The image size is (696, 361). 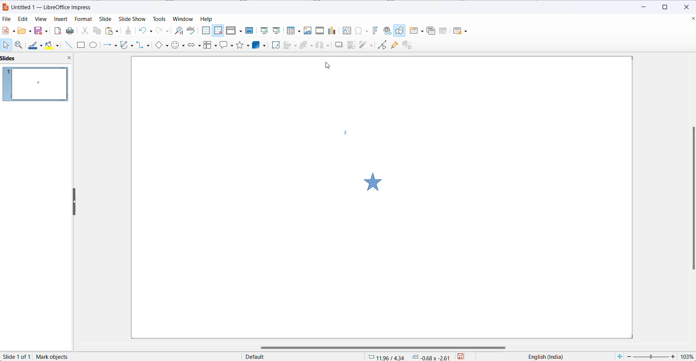 I want to click on close, so click(x=688, y=7).